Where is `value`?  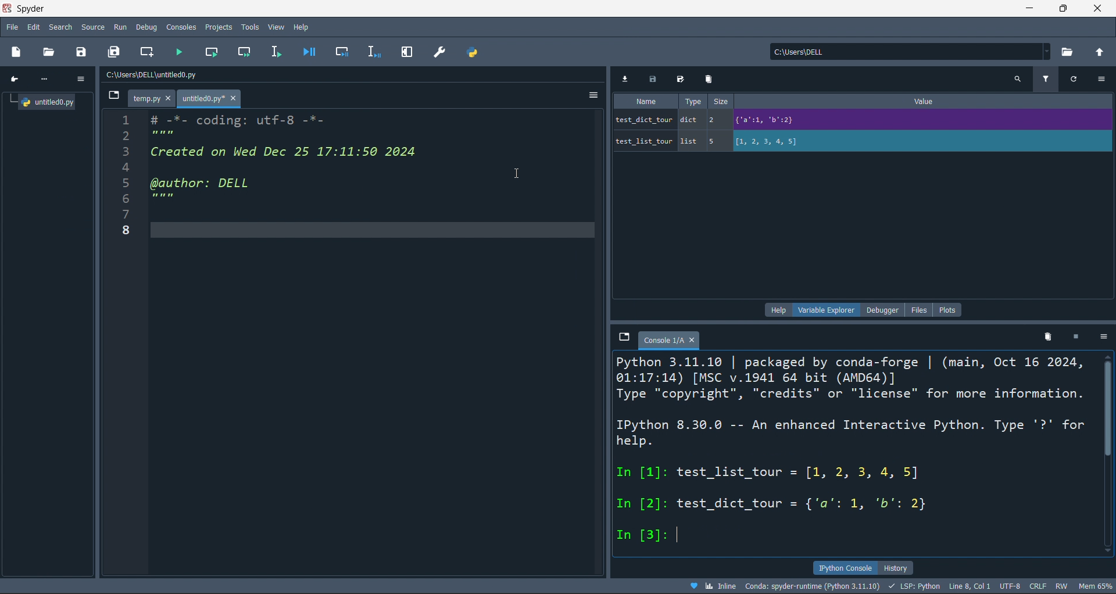 value is located at coordinates (925, 101).